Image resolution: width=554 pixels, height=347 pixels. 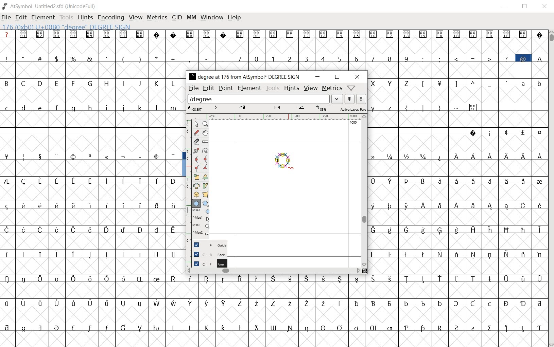 I want to click on empty glyph slots, so click(x=92, y=168).